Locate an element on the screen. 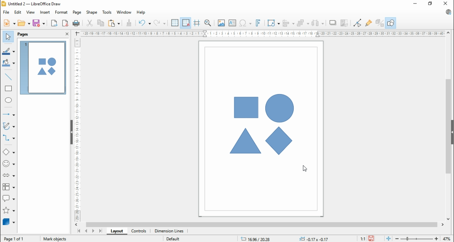  controls is located at coordinates (138, 231).